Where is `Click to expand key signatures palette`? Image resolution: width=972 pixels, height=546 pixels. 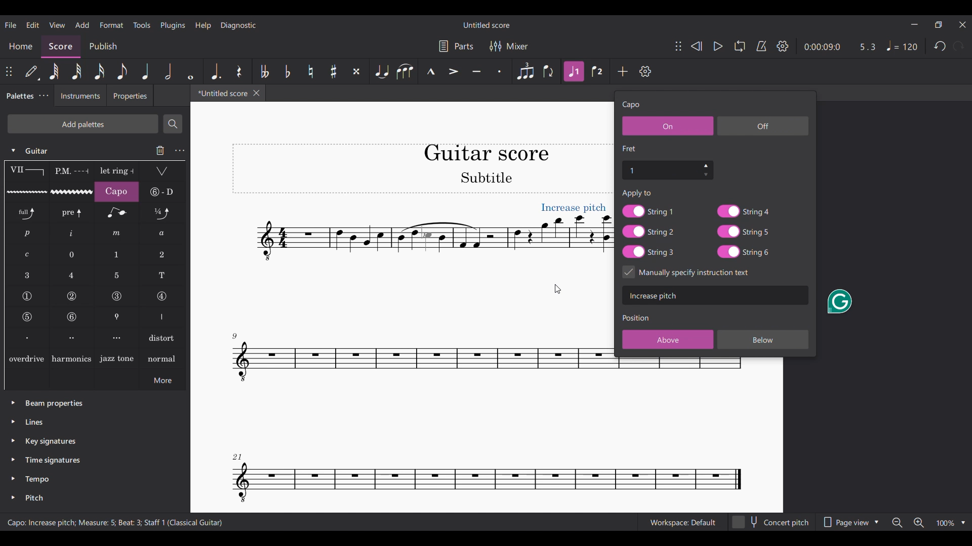 Click to expand key signatures palette is located at coordinates (13, 440).